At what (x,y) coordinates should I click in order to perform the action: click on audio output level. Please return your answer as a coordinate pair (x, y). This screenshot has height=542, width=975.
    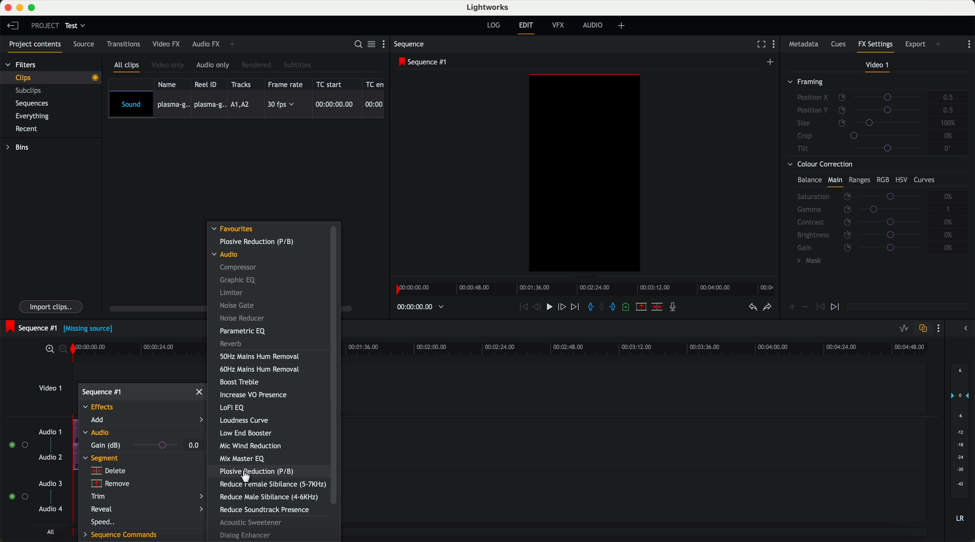
    Looking at the image, I should click on (960, 447).